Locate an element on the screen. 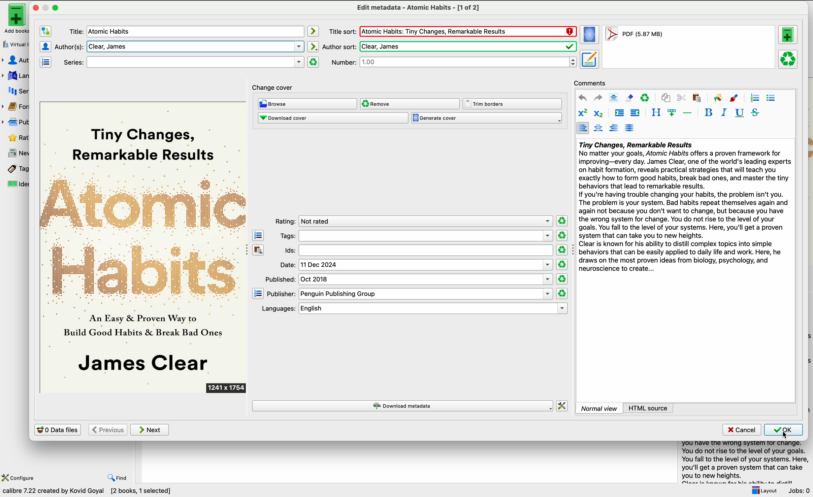 The width and height of the screenshot is (813, 497). trim borders is located at coordinates (513, 104).